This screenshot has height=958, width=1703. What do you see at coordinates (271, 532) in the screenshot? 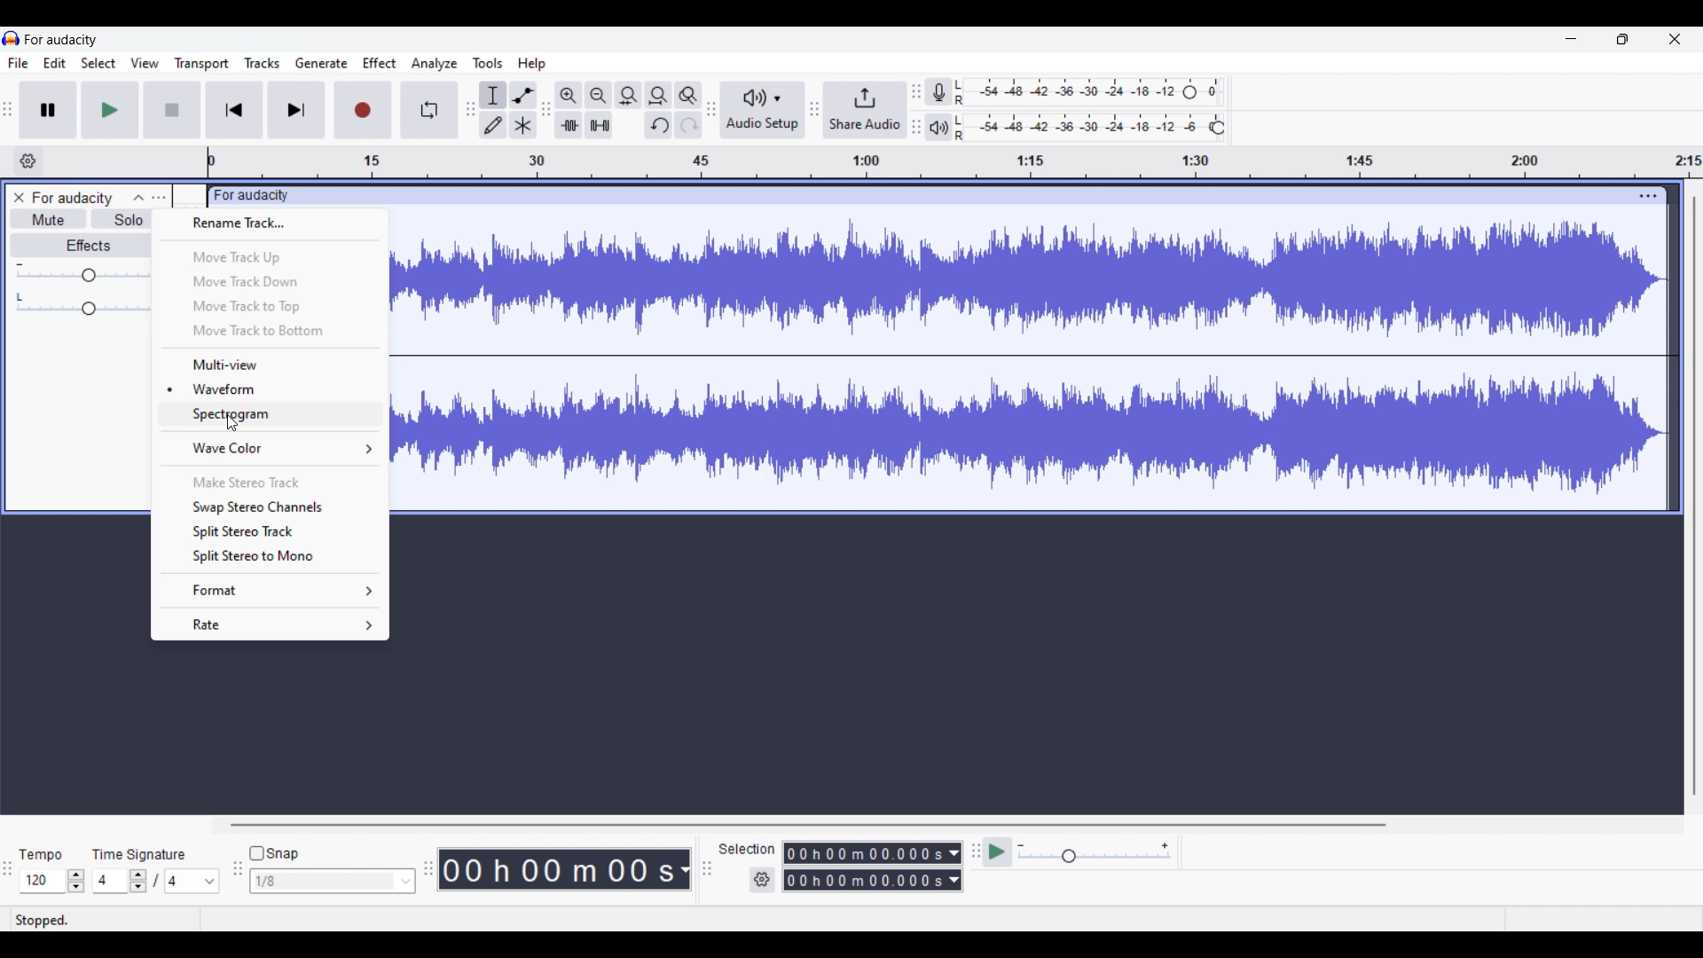
I see `Split stereo track` at bounding box center [271, 532].